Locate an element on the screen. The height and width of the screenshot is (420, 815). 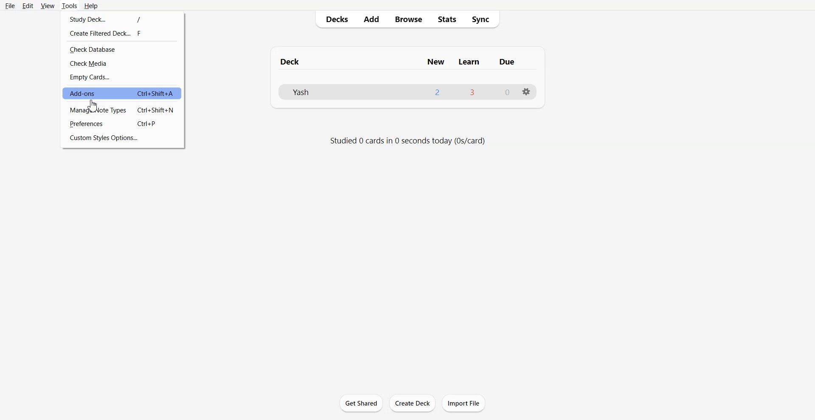
Browse is located at coordinates (409, 20).